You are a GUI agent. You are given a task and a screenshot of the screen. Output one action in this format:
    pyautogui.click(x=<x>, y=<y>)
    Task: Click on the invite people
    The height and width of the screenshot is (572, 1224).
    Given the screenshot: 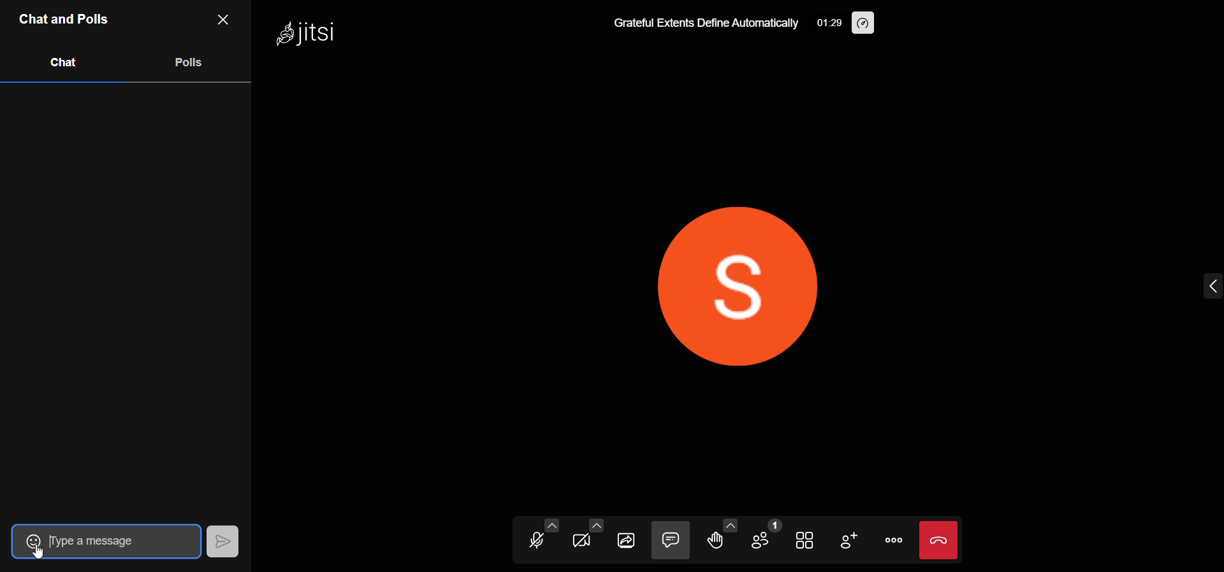 What is the action you would take?
    pyautogui.click(x=850, y=541)
    